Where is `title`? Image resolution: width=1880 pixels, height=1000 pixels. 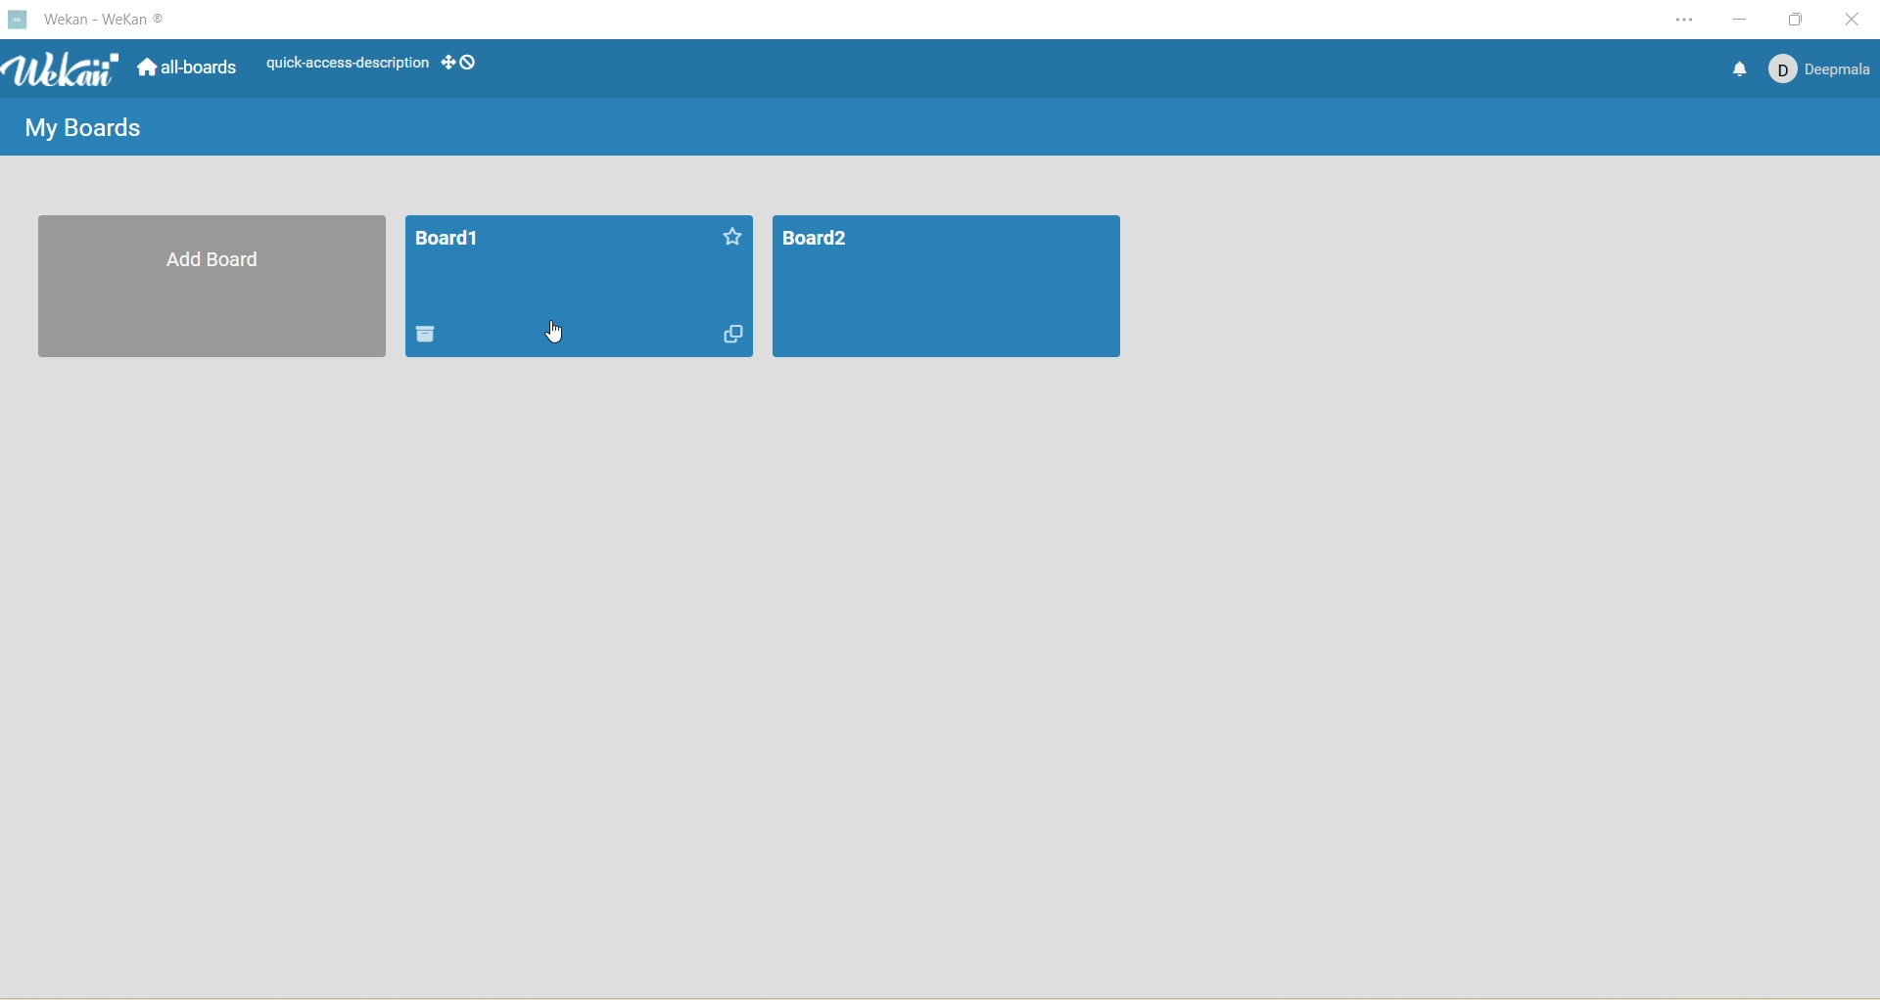 title is located at coordinates (102, 21).